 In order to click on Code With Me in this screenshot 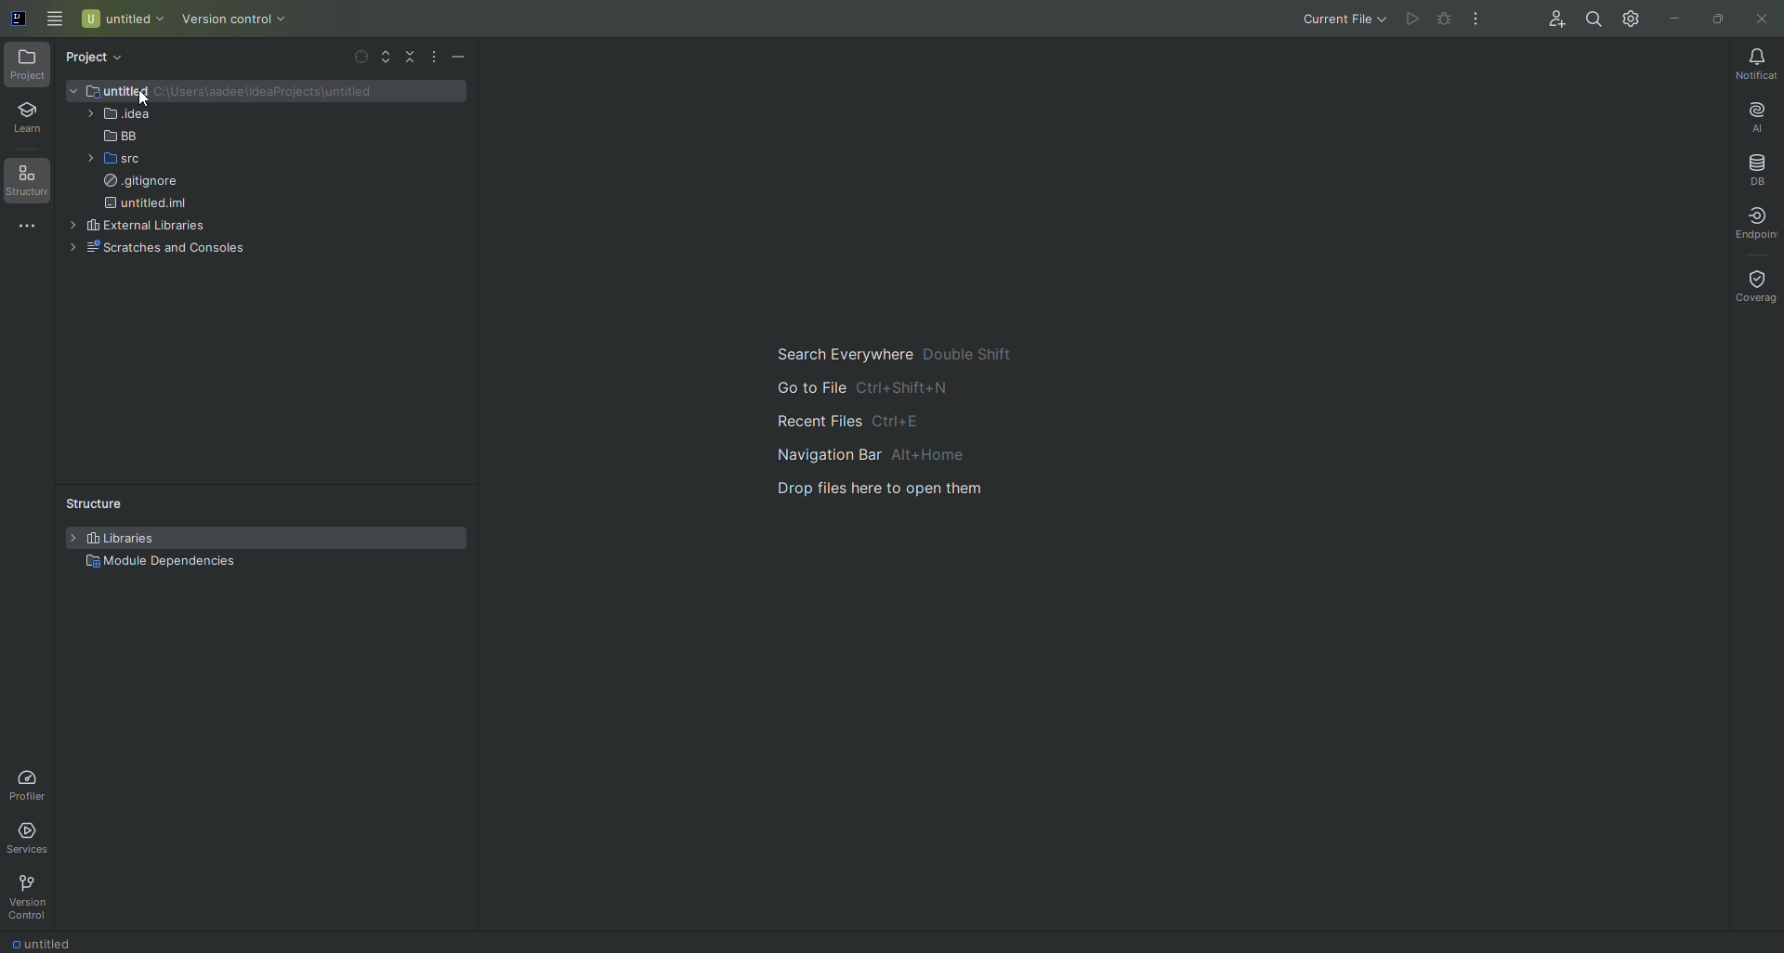, I will do `click(1545, 20)`.